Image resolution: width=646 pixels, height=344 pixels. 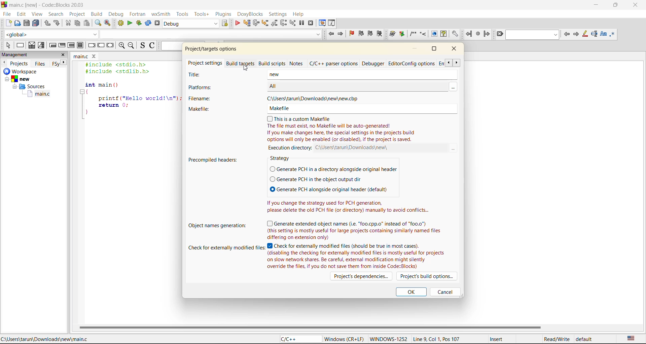 I want to click on Insert a comment block at the current line, so click(x=413, y=34).